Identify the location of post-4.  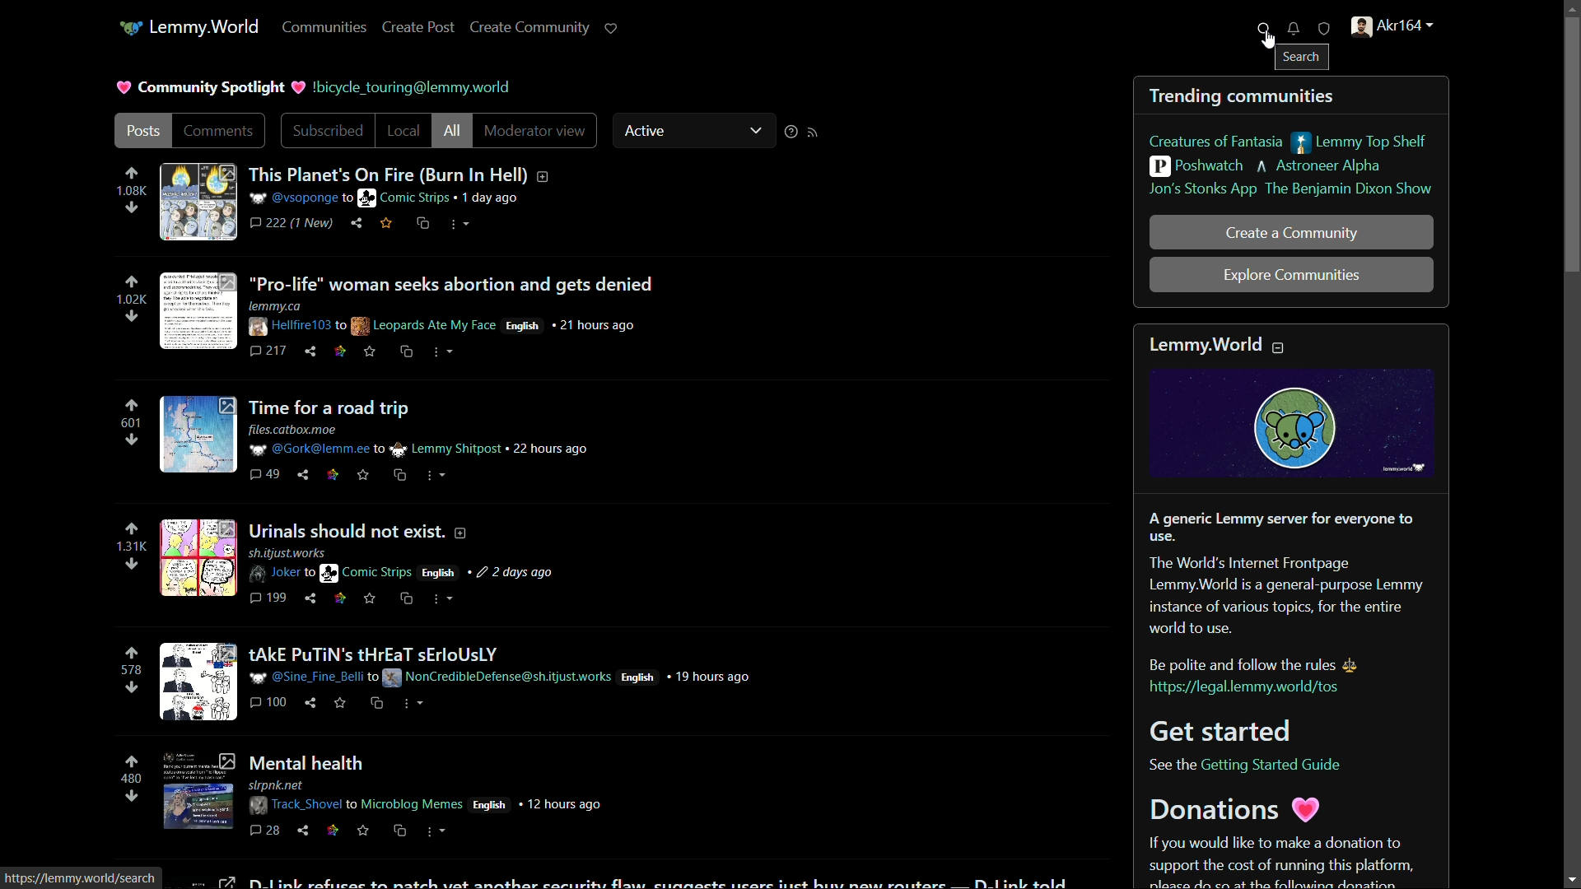
(359, 565).